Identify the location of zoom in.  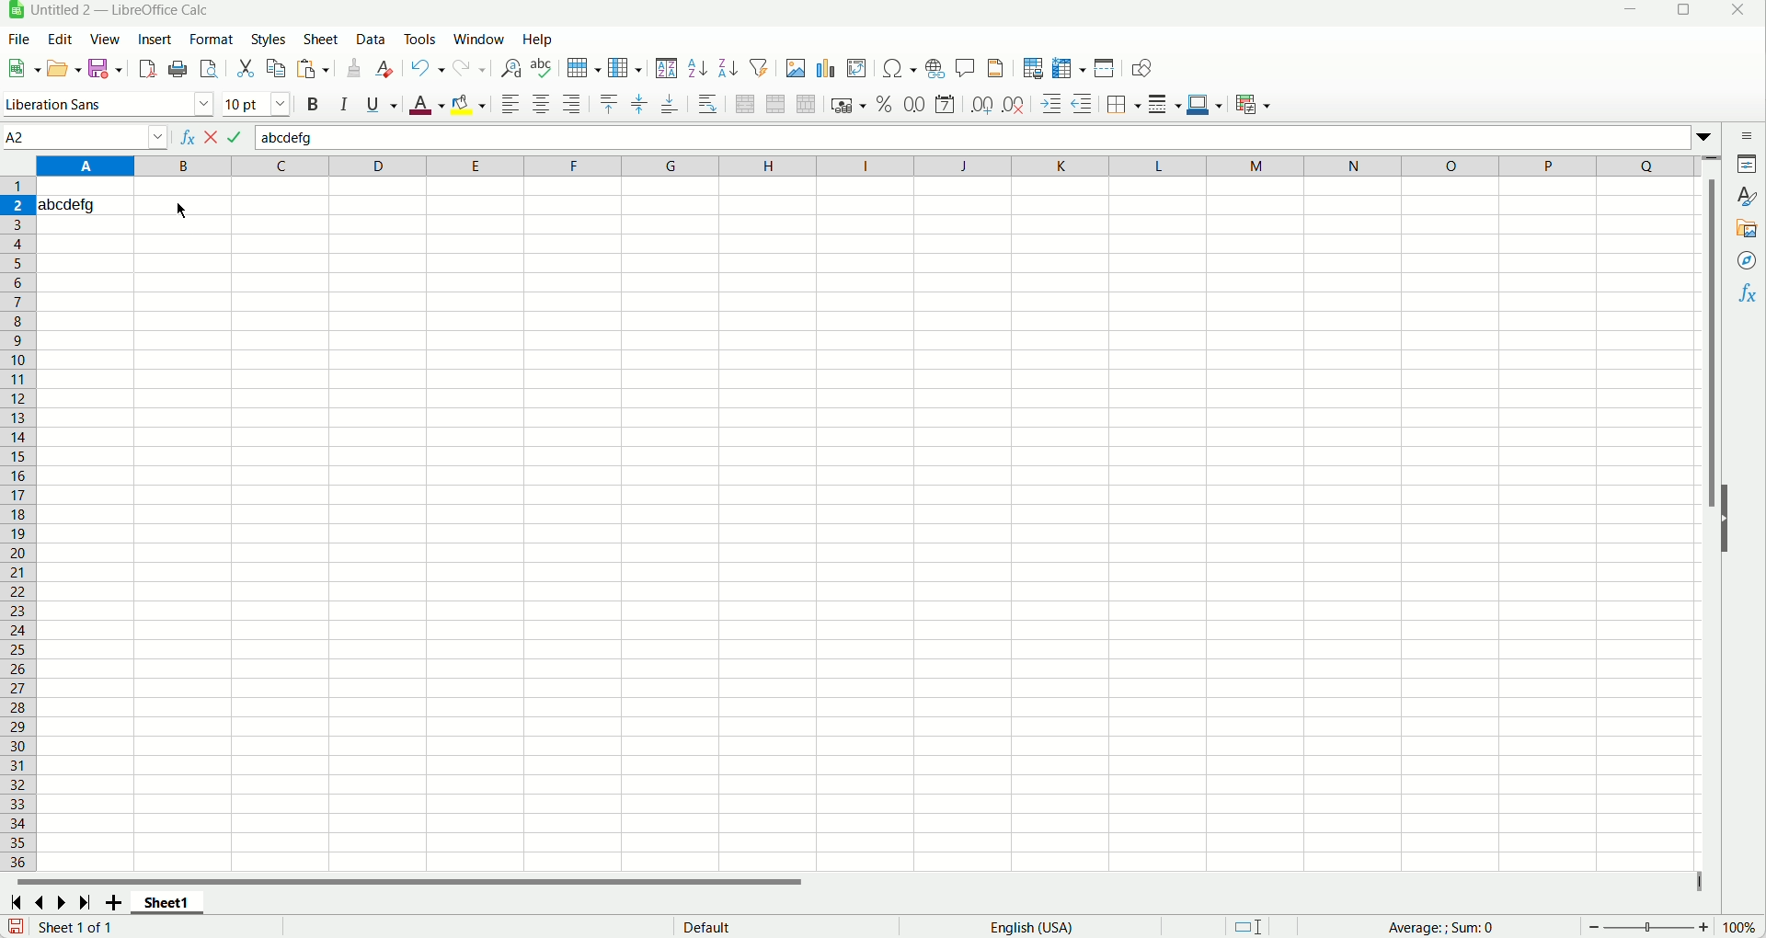
(1704, 927).